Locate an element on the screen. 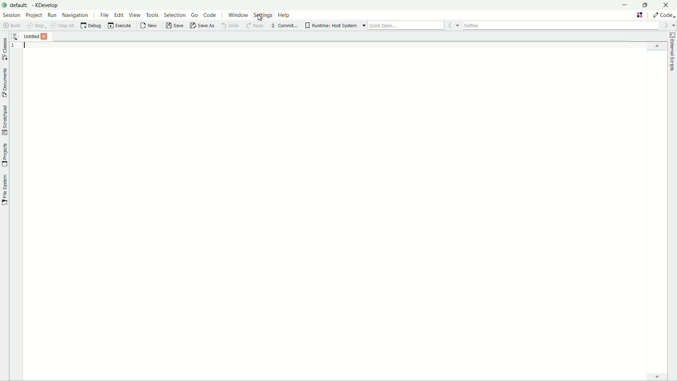 The width and height of the screenshot is (677, 381). debug is located at coordinates (91, 26).